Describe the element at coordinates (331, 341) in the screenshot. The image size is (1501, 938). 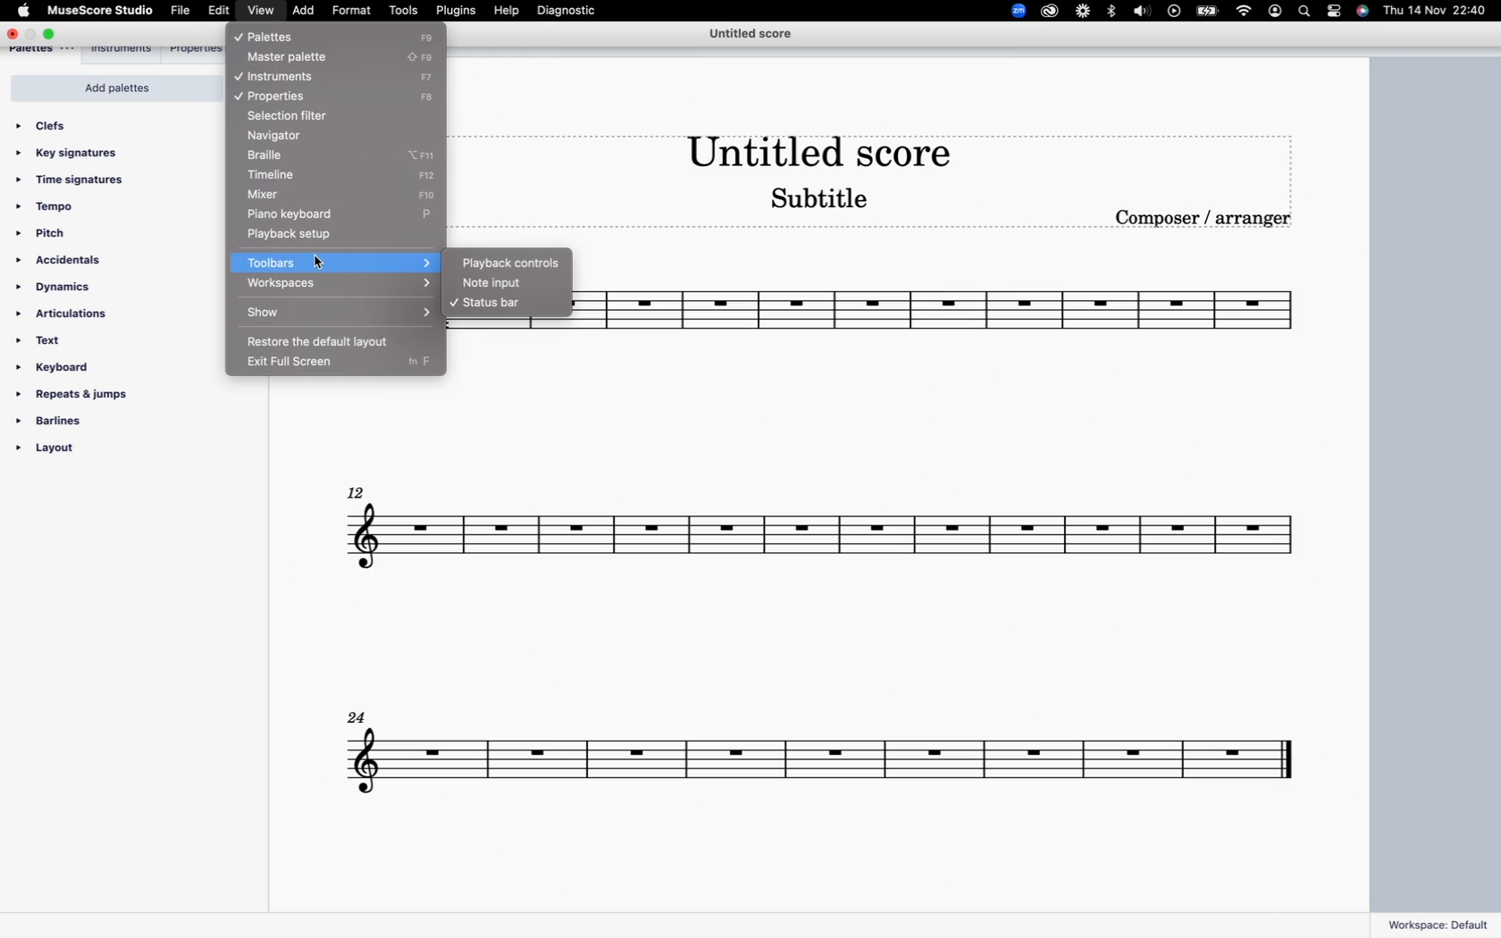
I see `restore the default layout` at that location.